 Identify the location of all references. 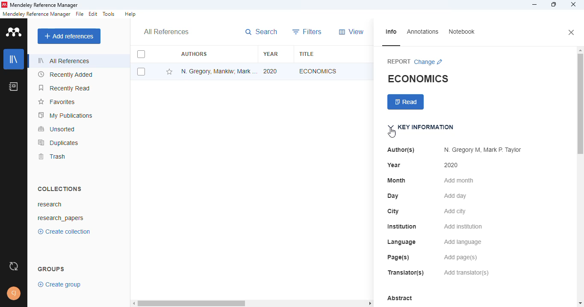
(166, 32).